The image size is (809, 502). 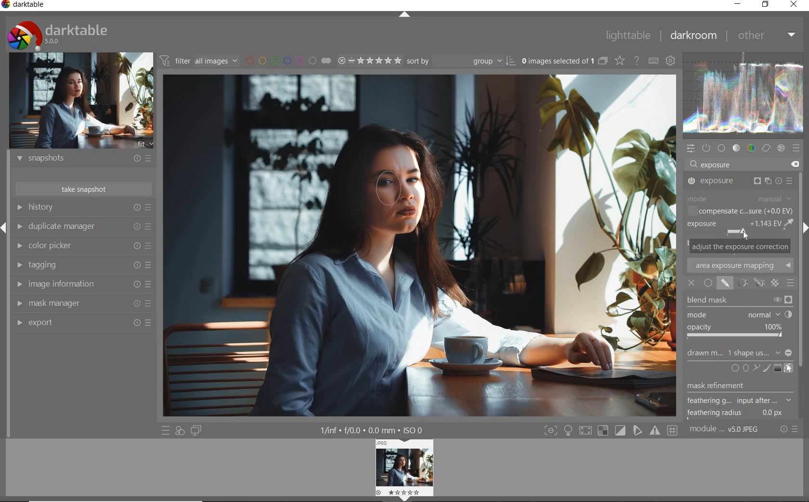 What do you see at coordinates (81, 102) in the screenshot?
I see `image preview` at bounding box center [81, 102].